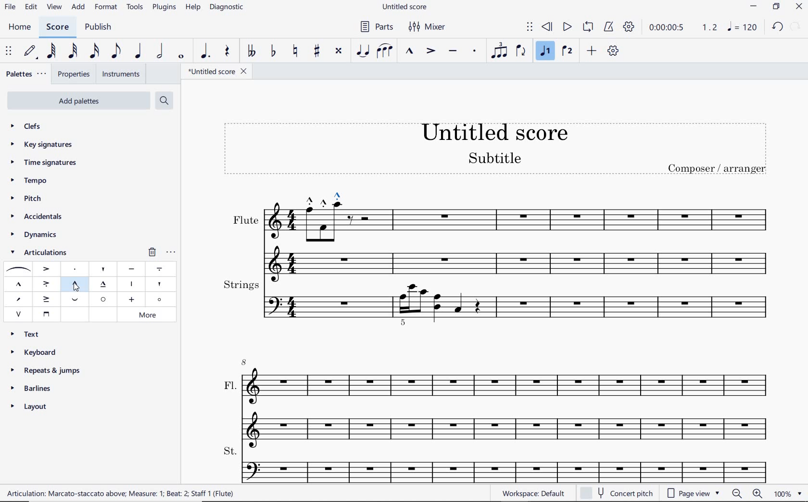 This screenshot has height=502, width=808. I want to click on text, so click(29, 333).